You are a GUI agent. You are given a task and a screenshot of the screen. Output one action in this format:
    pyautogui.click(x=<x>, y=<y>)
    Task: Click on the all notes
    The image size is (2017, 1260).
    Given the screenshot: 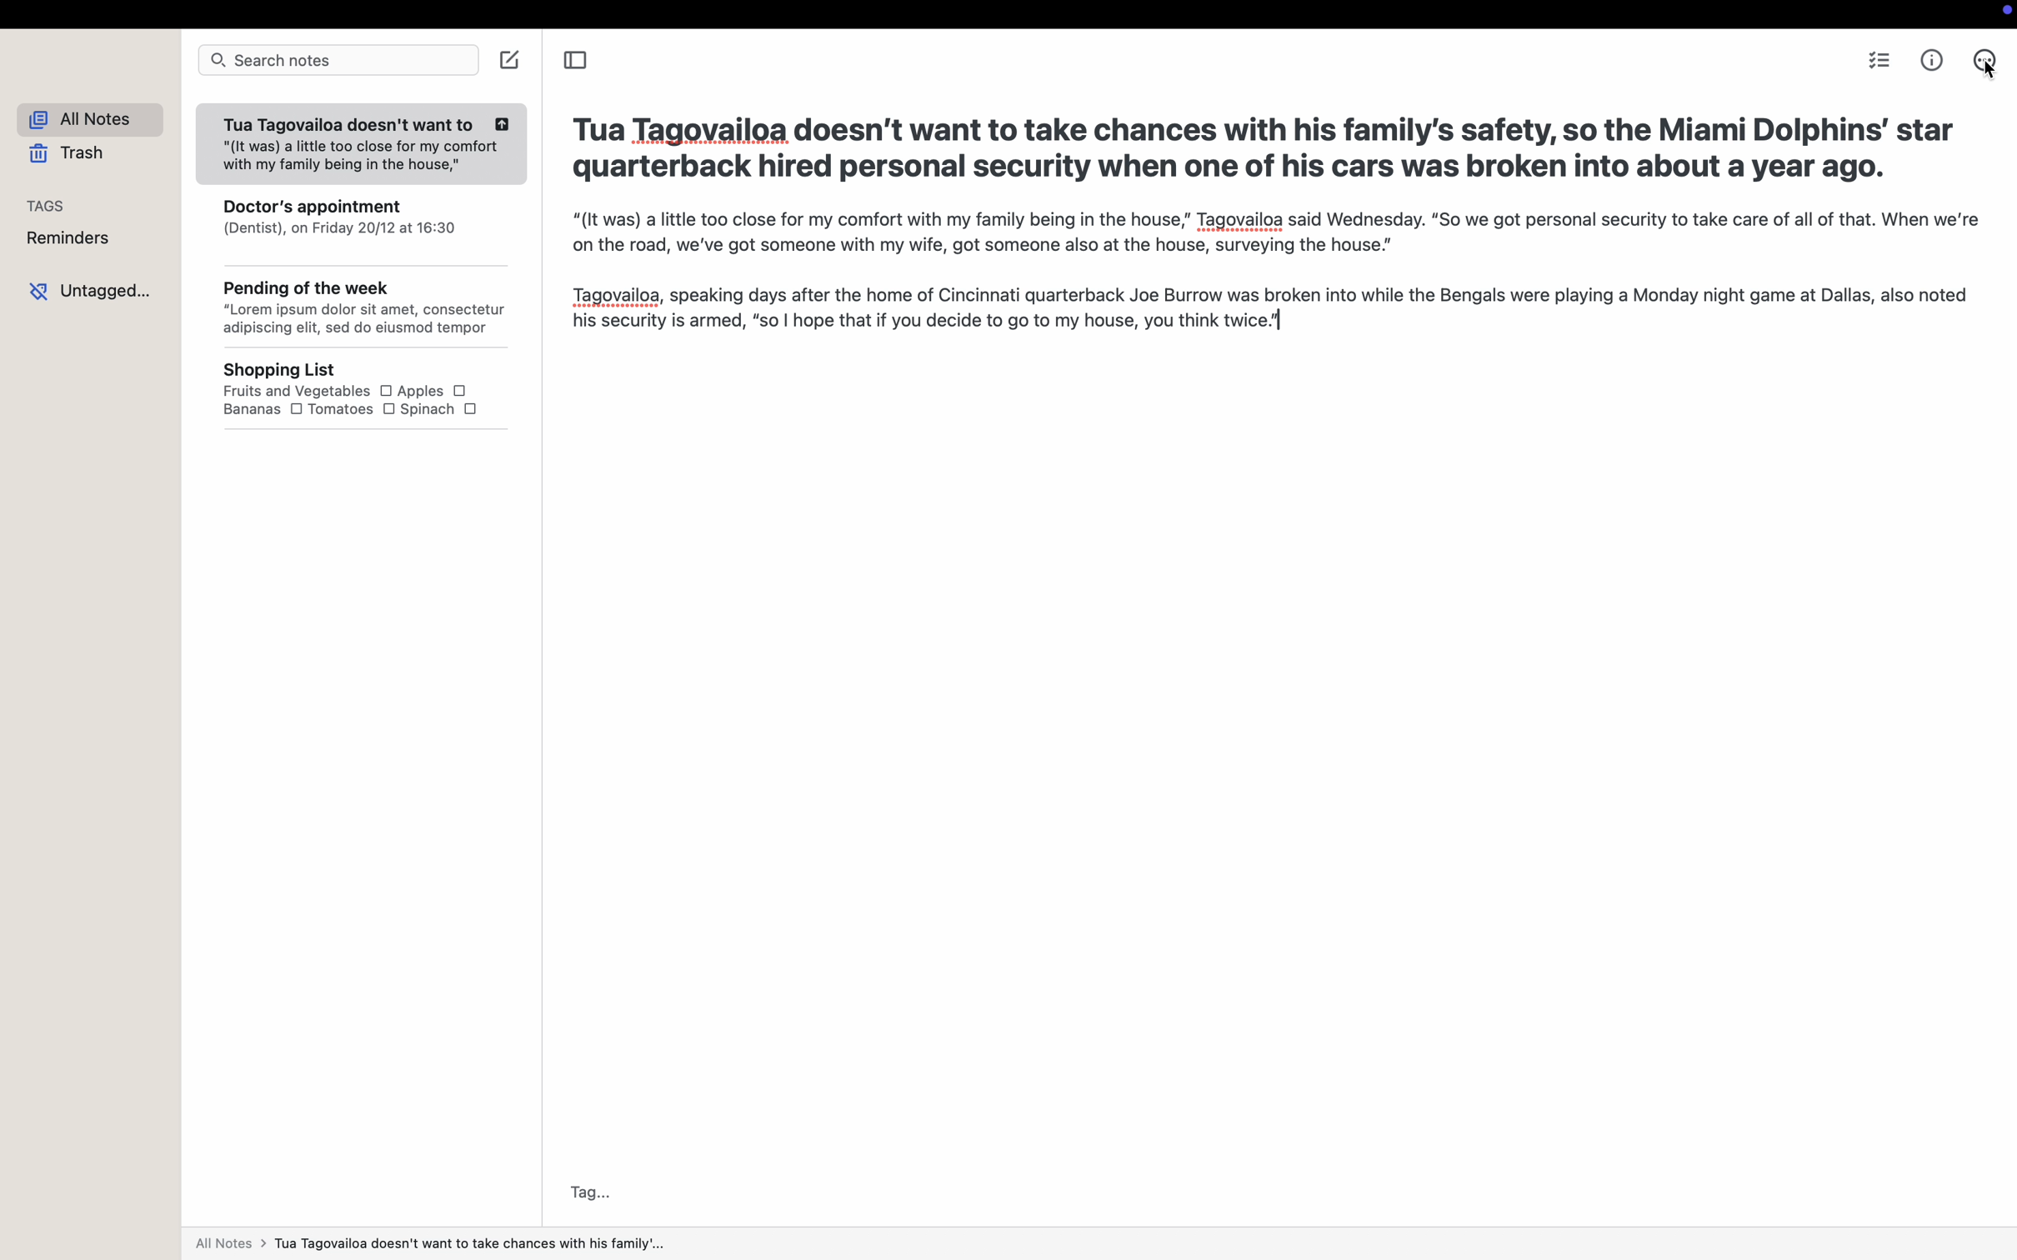 What is the action you would take?
    pyautogui.click(x=83, y=117)
    